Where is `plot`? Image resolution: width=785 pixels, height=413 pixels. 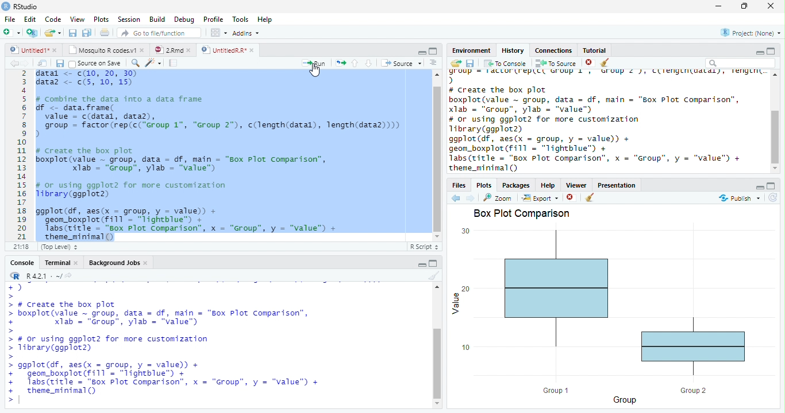 plot is located at coordinates (613, 317).